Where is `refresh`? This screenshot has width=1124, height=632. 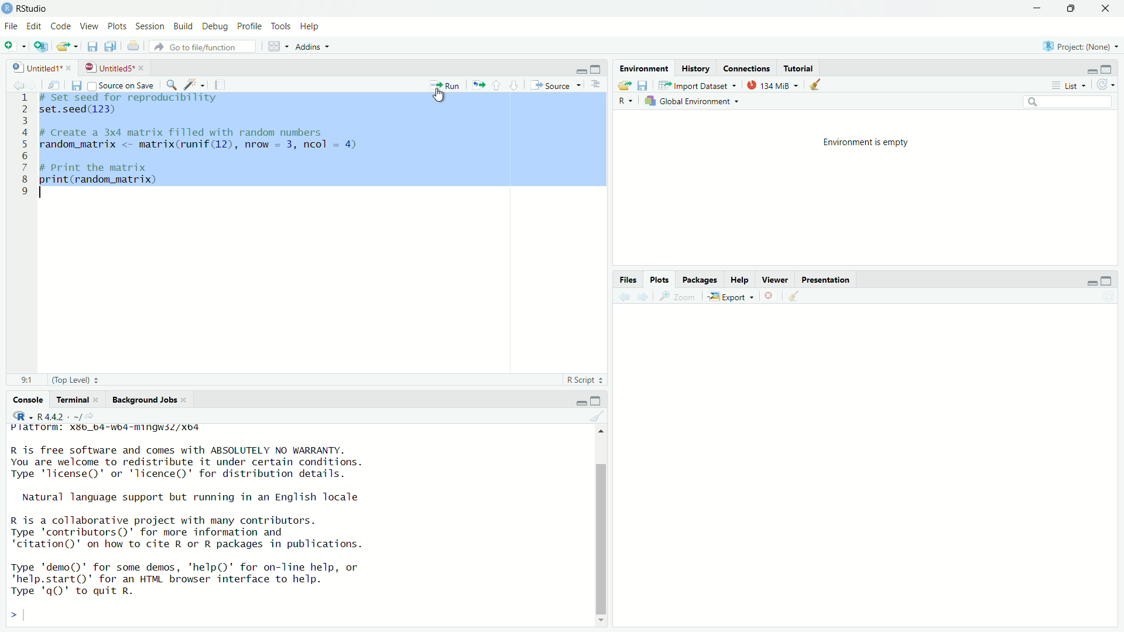
refresh is located at coordinates (1109, 86).